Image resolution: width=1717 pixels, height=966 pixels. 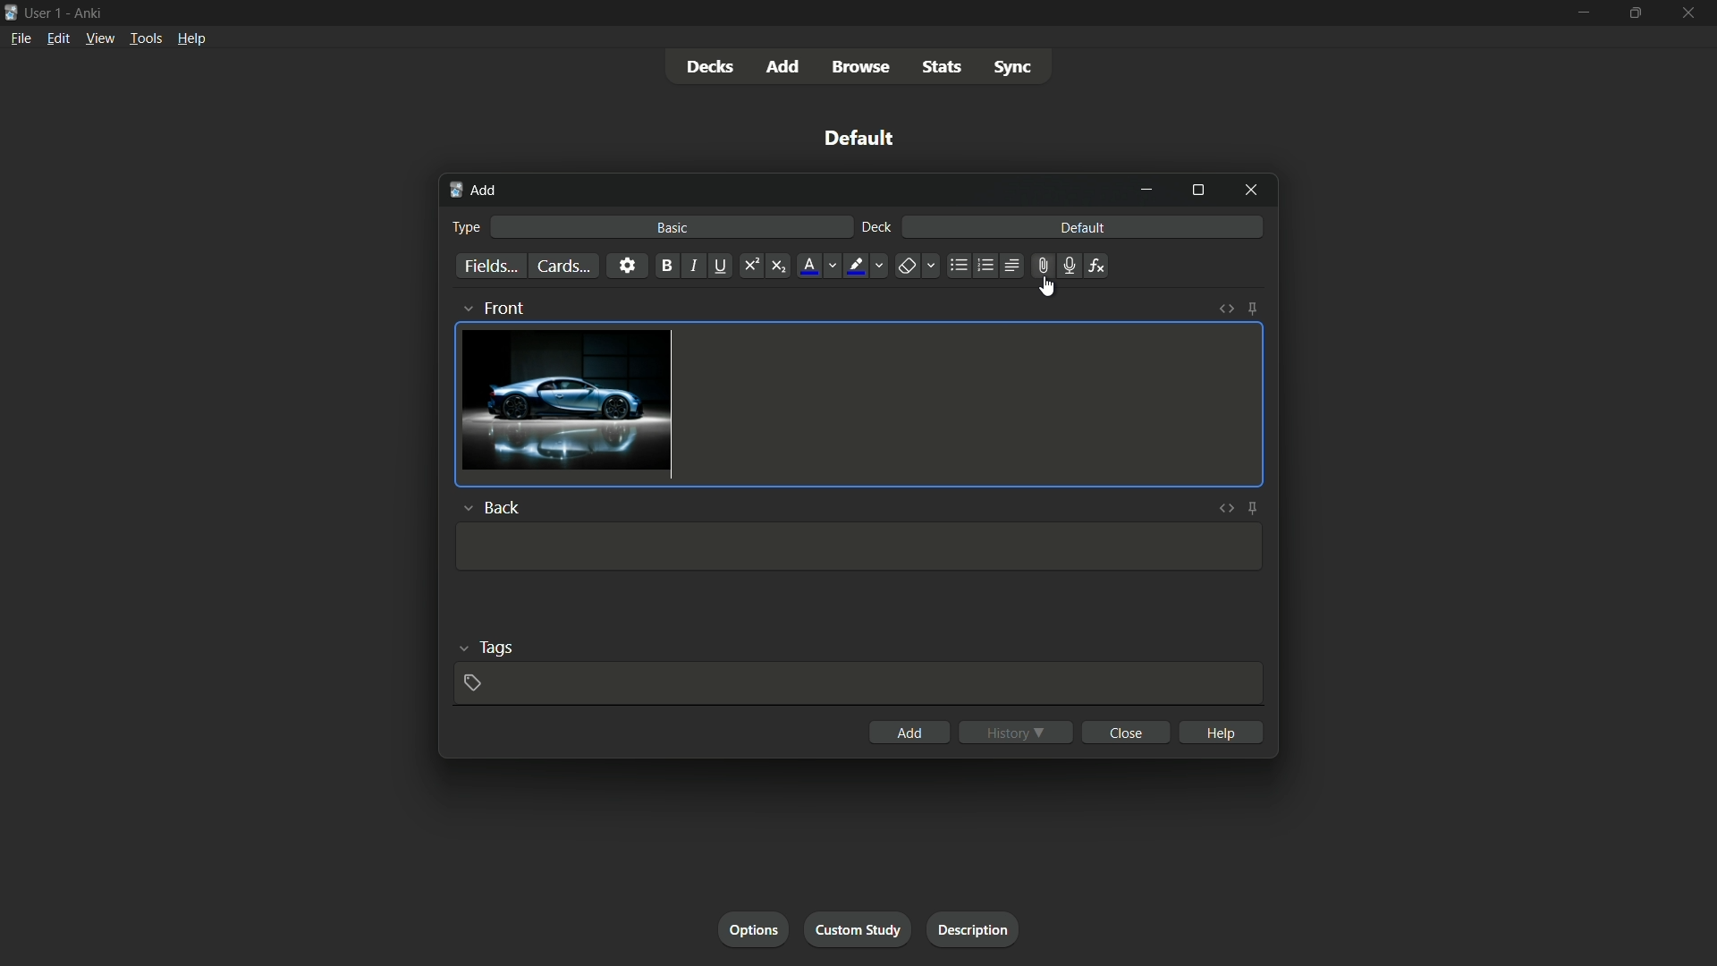 What do you see at coordinates (1016, 68) in the screenshot?
I see `sync` at bounding box center [1016, 68].